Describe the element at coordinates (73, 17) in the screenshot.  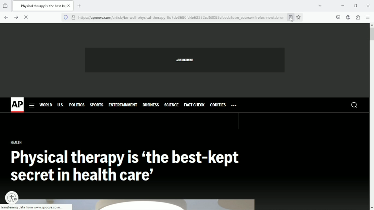
I see `verified by google trust service` at that location.